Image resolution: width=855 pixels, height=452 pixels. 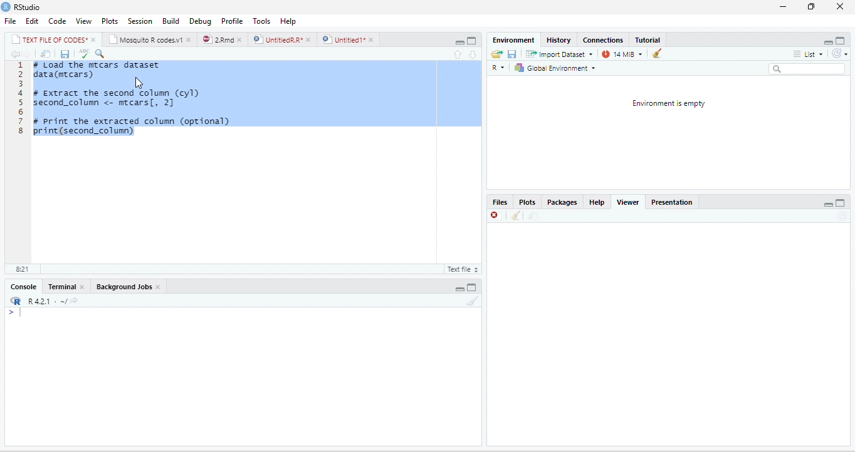 I want to click on list, so click(x=809, y=54).